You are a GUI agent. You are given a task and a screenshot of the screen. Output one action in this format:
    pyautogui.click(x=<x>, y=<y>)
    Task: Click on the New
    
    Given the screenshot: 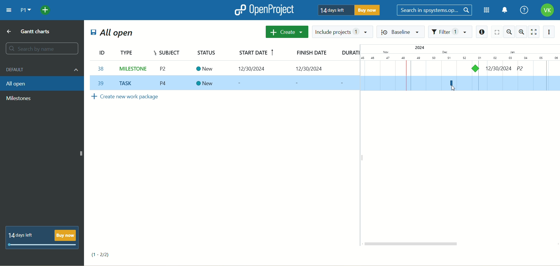 What is the action you would take?
    pyautogui.click(x=205, y=69)
    